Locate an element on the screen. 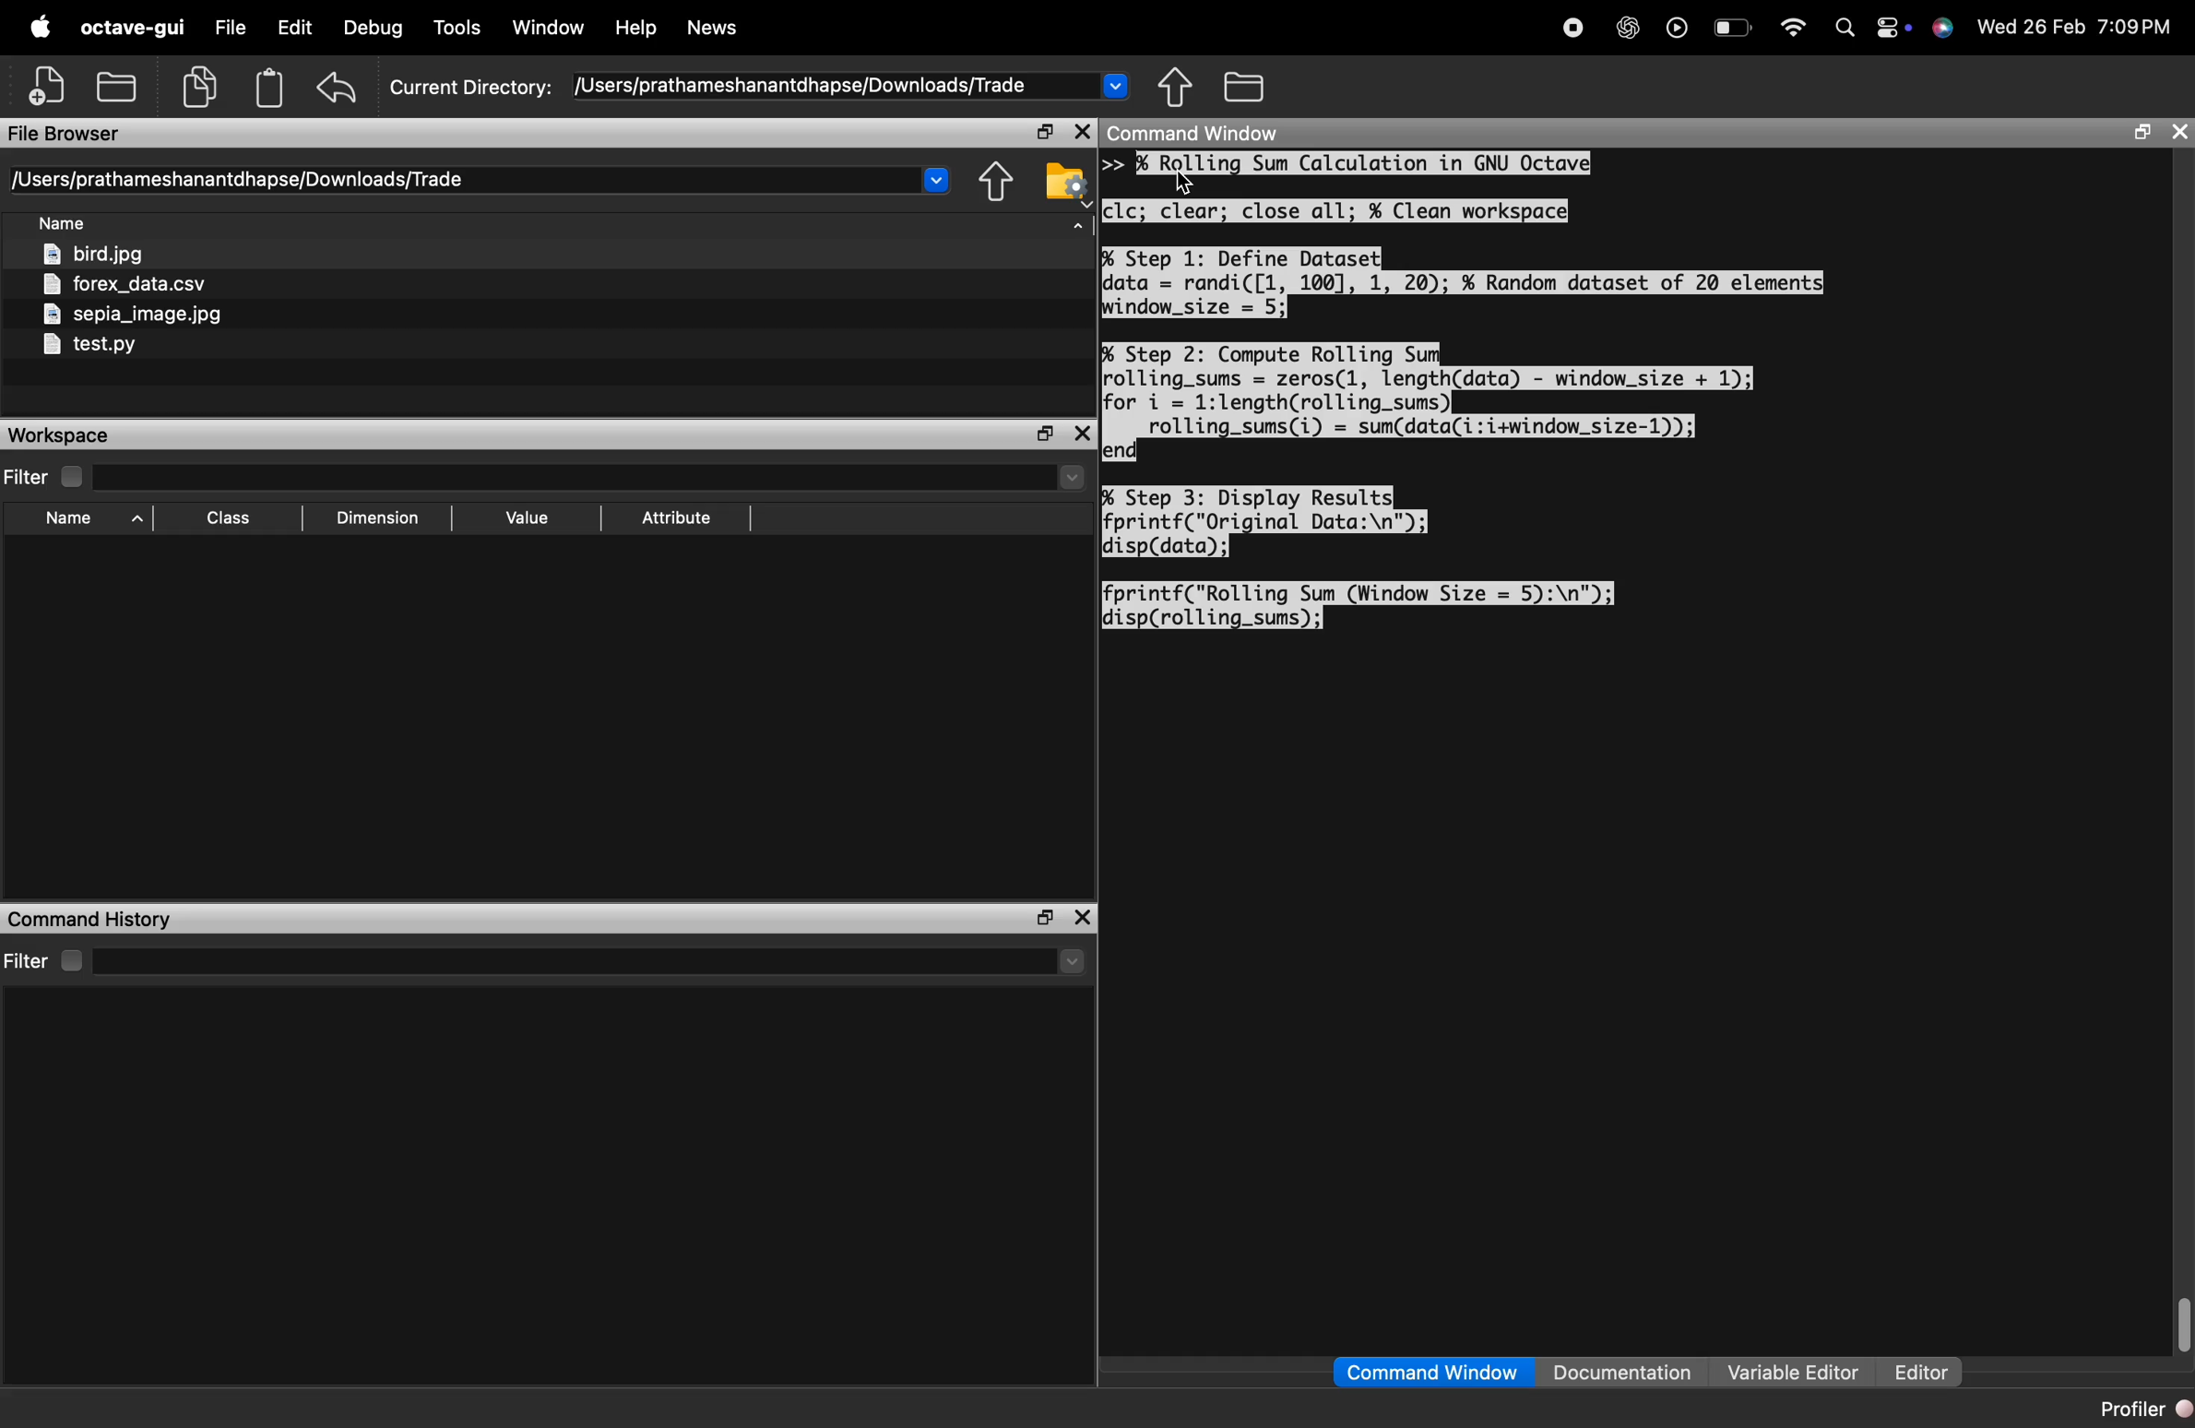 This screenshot has height=1428, width=2195. console code - Rolling Sum Calculation in GNU Octave clc; clear; close all; % Clean workspace Step 1: Define Dataset data randi ([1, 100], 1, 20); % Random dataset of 20 elements window size = 5; Step 2: Compute Rolling Sum rolling_sums = zeros(1, length(data) window size + 1); for i 1:length(rolling_sums) rolling_sums(i) = sum(data(i:i+window_size-1)); end EX > Step 3: Display Results fprintf("Original Data:\n"); disp(data); fprintf("Rolling Sum (Window Size = 5):\n"); disp(rolling_sums) is located at coordinates (1476, 412).